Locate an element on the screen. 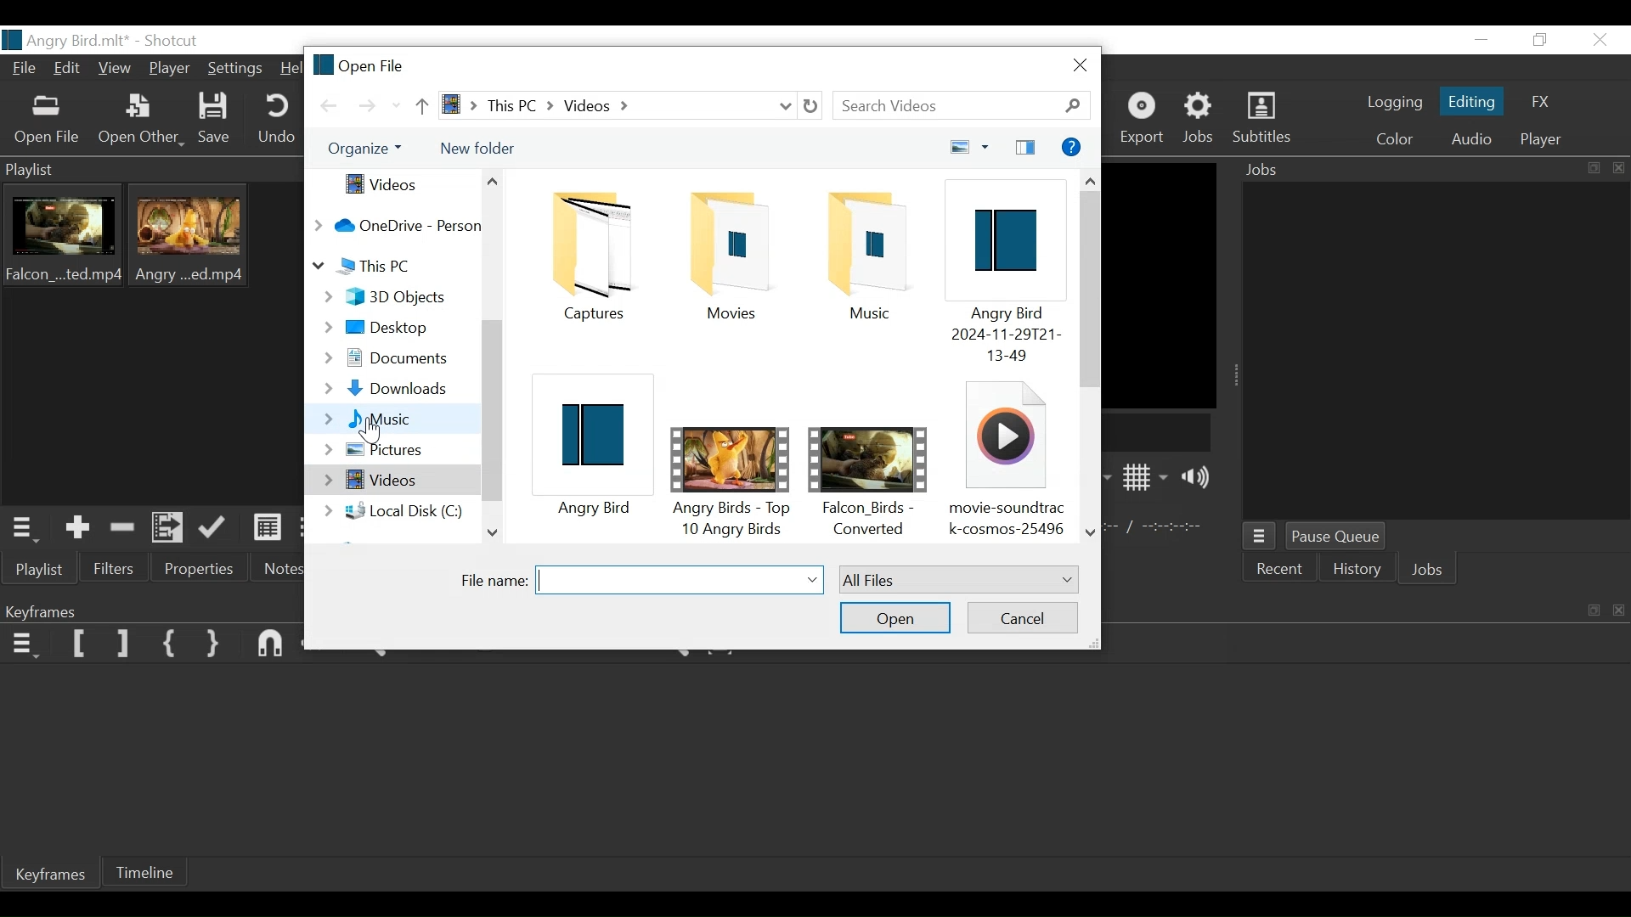 This screenshot has height=917, width=1631. Close is located at coordinates (1601, 40).